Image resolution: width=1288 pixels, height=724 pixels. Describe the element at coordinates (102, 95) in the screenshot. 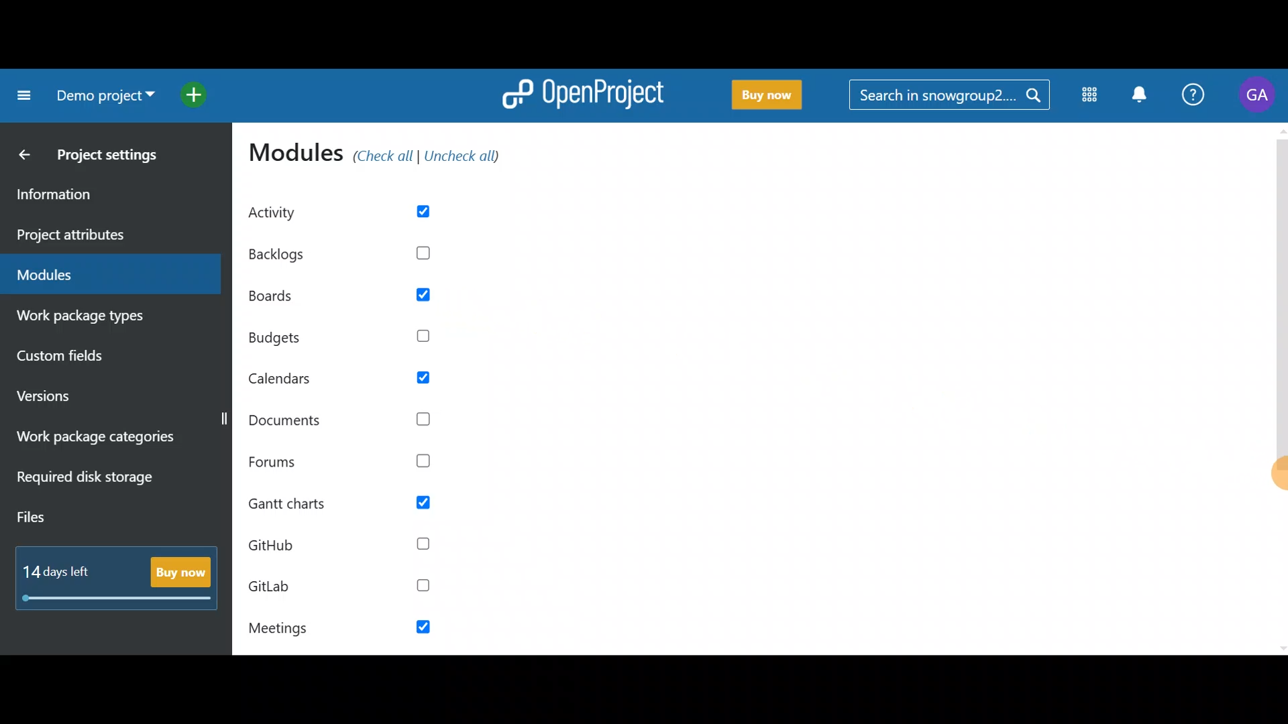

I see `Project name` at that location.